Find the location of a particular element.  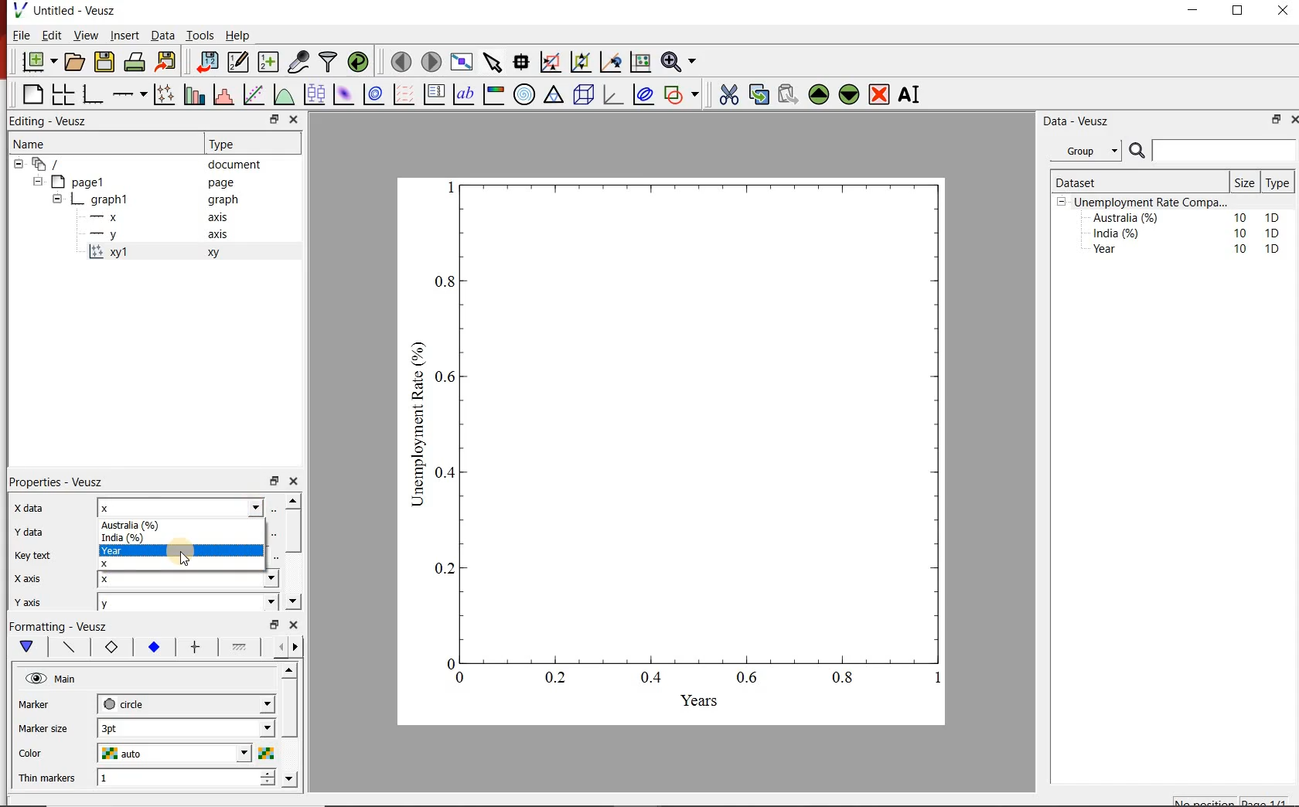

save document is located at coordinates (104, 61).